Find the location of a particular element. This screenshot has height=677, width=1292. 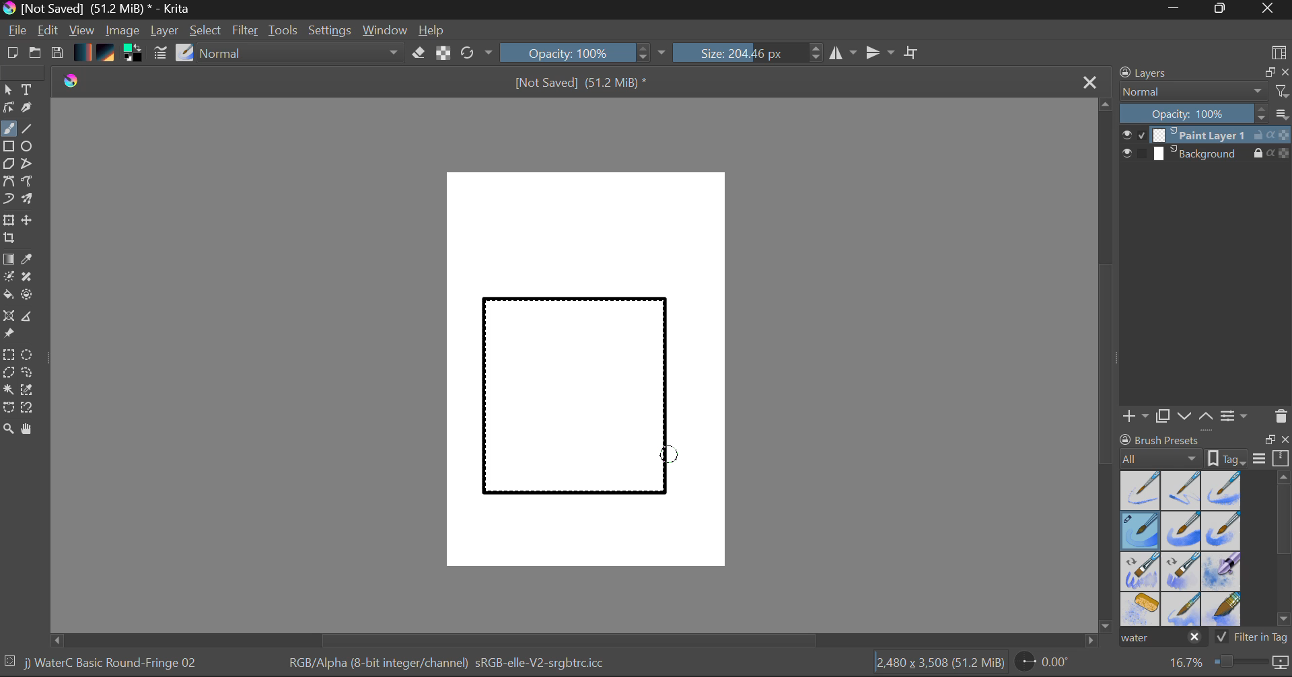

Document Dimensions is located at coordinates (939, 665).